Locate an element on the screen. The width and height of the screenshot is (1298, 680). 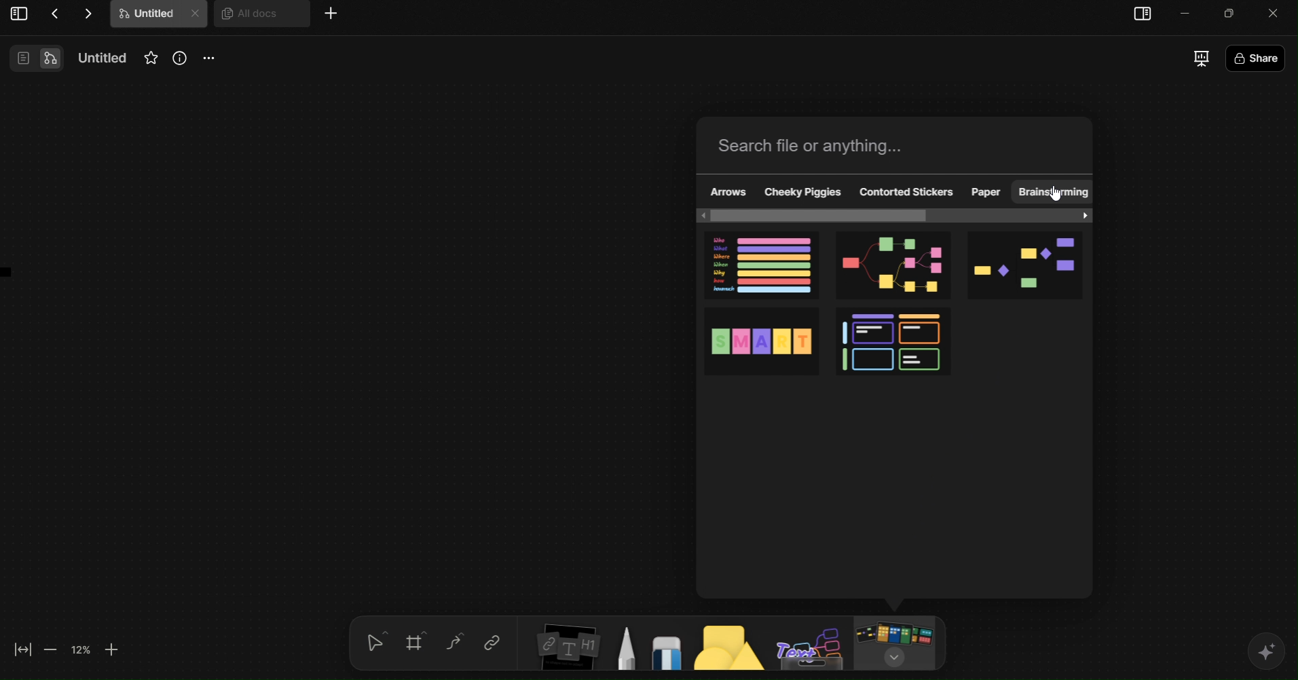
selection tool is located at coordinates (375, 642).